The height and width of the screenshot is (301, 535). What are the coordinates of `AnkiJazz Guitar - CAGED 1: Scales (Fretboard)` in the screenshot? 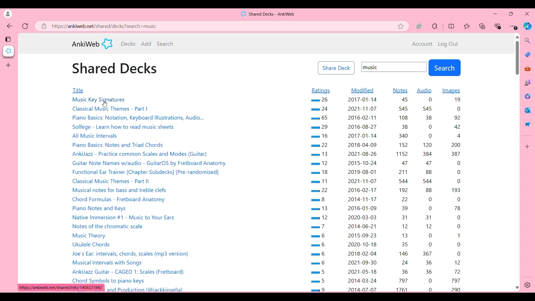 It's located at (131, 271).